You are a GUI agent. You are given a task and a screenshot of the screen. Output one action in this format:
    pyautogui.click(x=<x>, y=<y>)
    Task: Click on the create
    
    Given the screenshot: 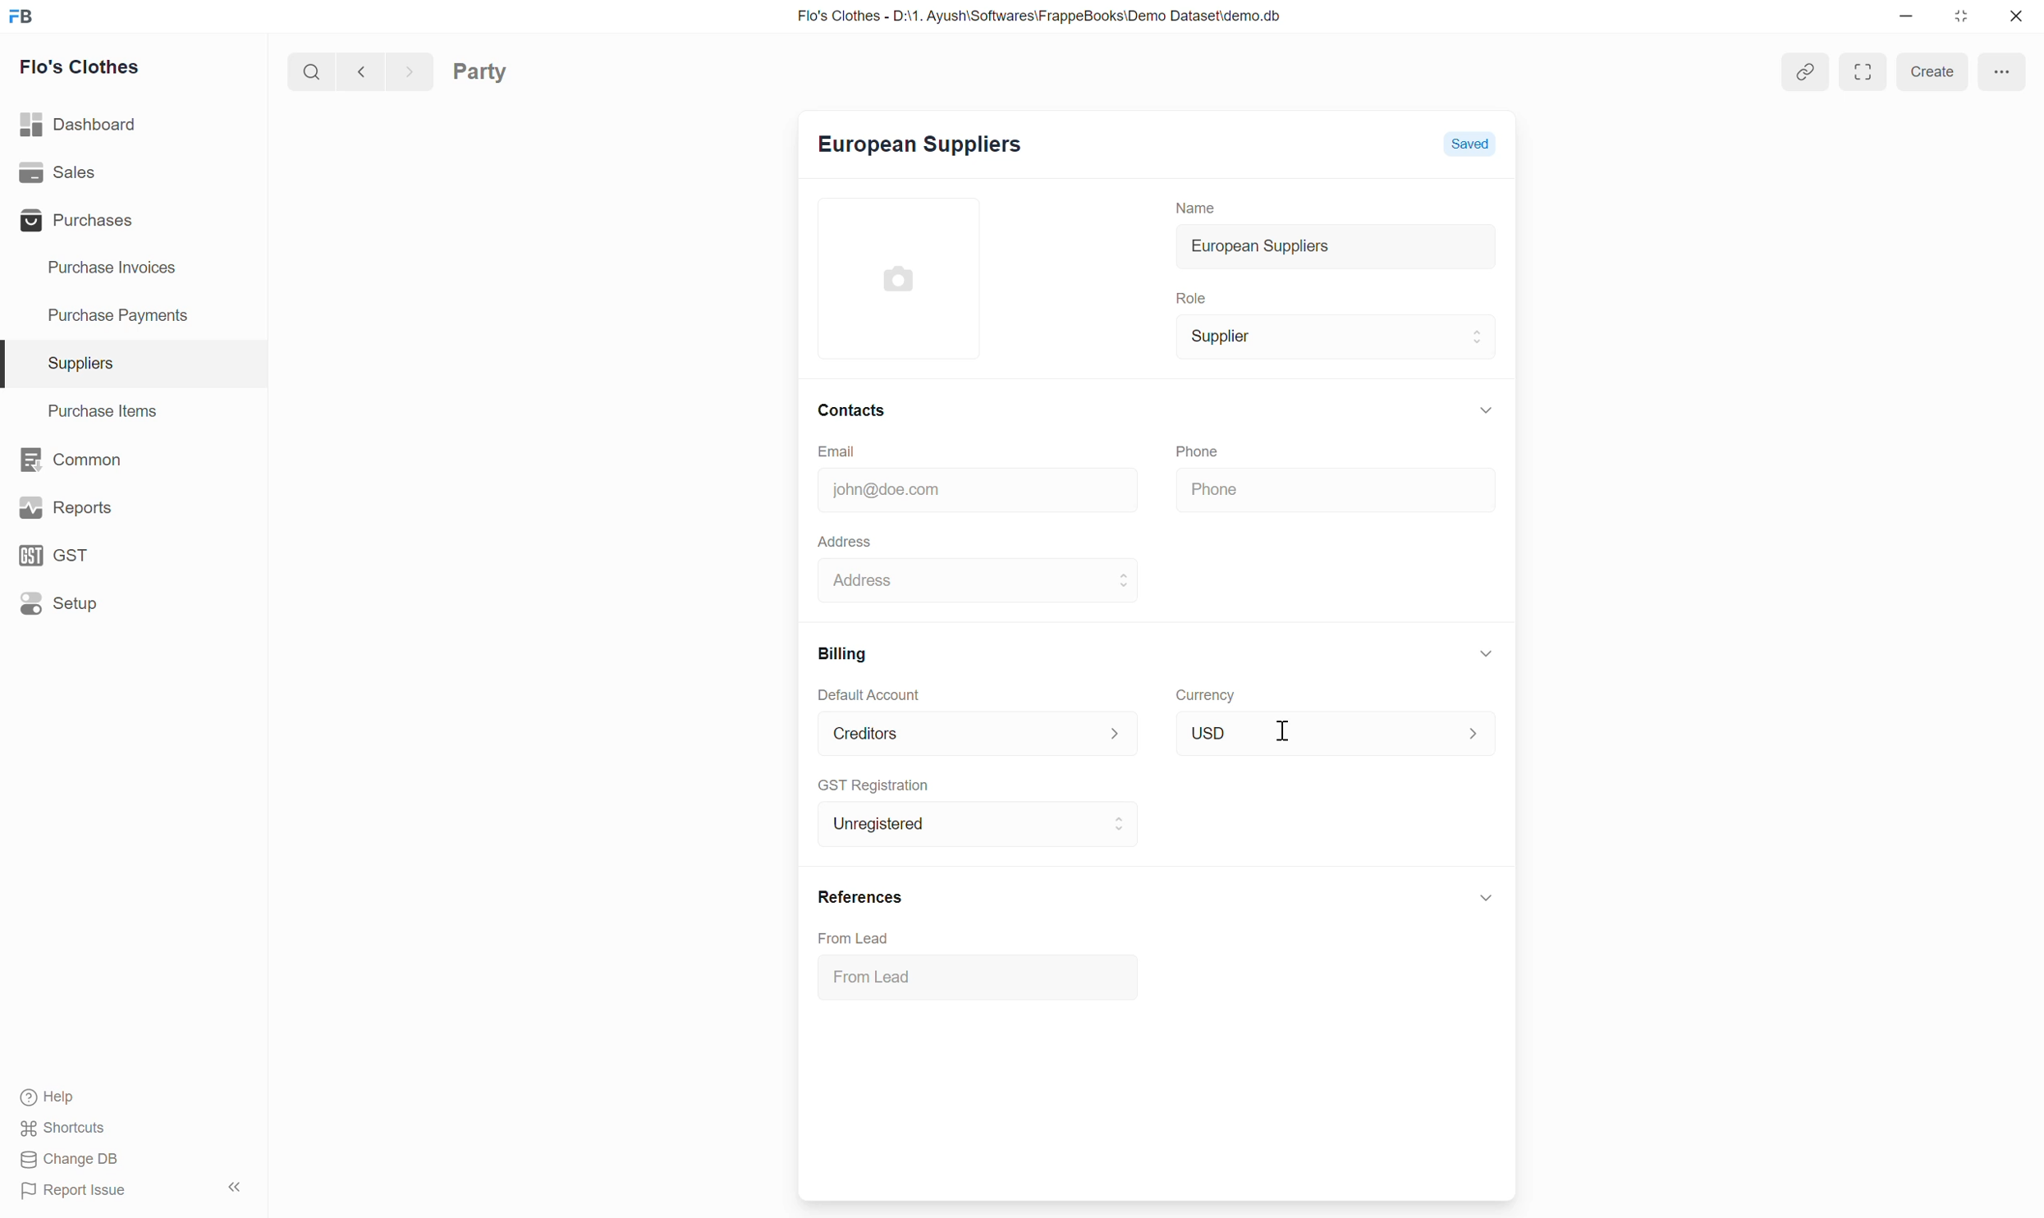 What is the action you would take?
    pyautogui.click(x=1927, y=71)
    